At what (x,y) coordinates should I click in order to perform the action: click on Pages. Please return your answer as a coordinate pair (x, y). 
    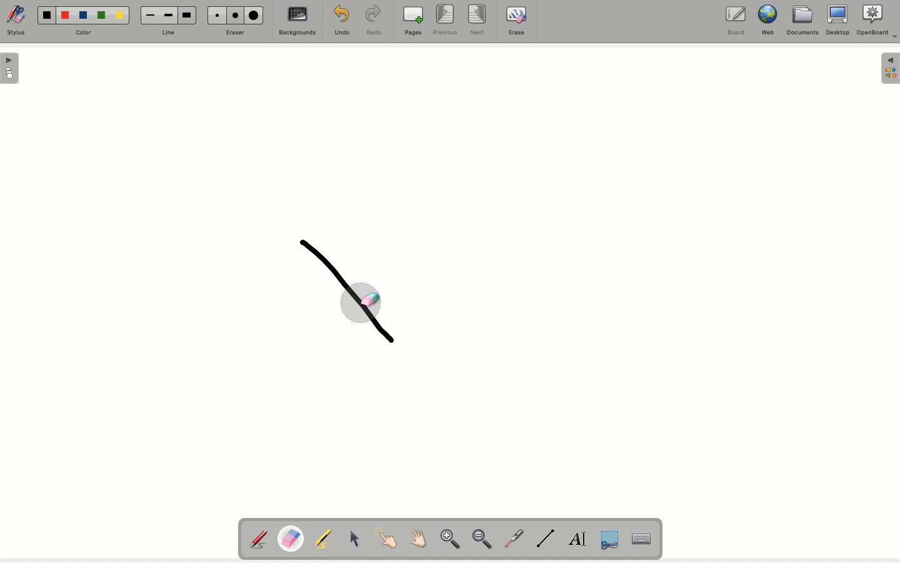
    Looking at the image, I should click on (414, 21).